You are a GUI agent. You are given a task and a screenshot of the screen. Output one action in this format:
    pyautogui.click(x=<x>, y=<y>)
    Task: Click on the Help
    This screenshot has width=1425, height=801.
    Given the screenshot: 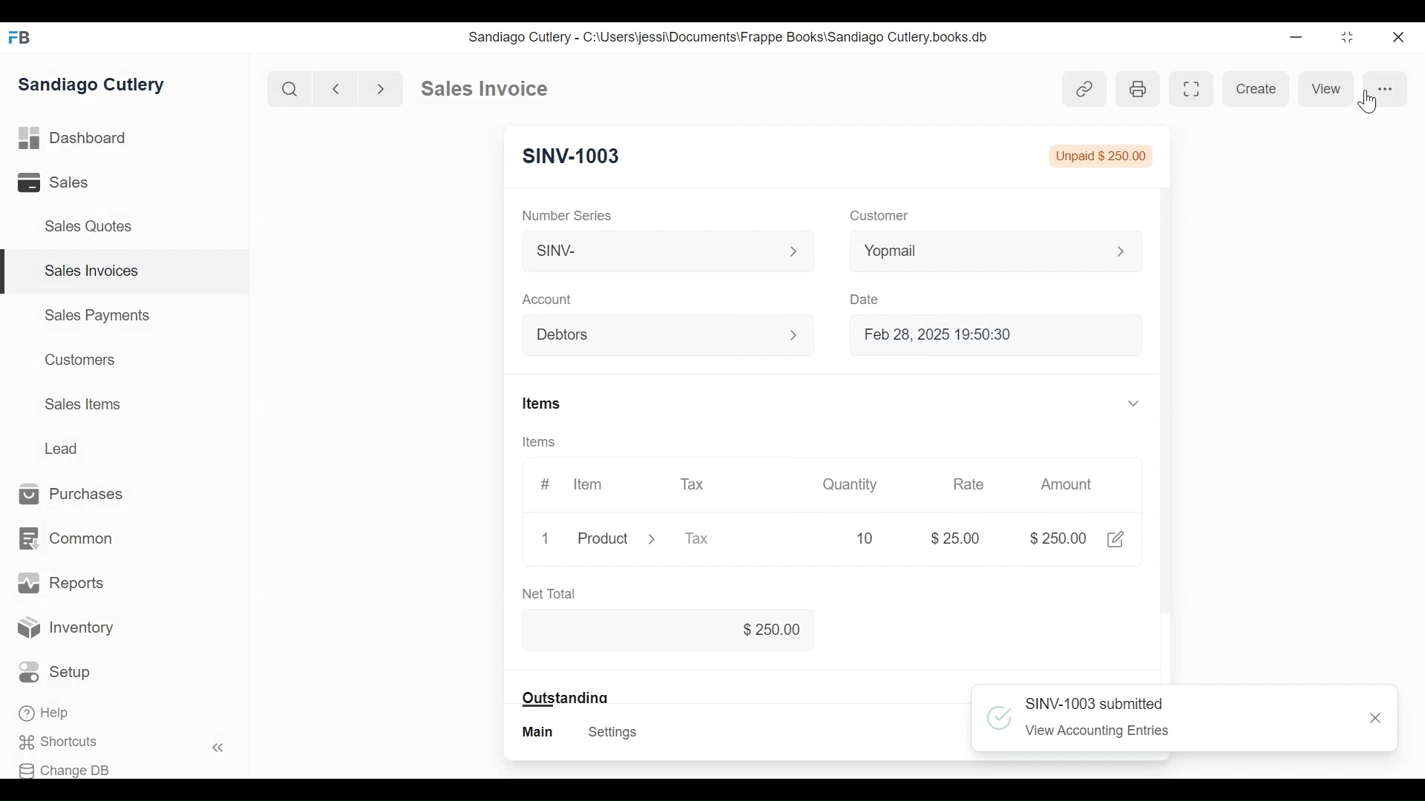 What is the action you would take?
    pyautogui.click(x=45, y=713)
    